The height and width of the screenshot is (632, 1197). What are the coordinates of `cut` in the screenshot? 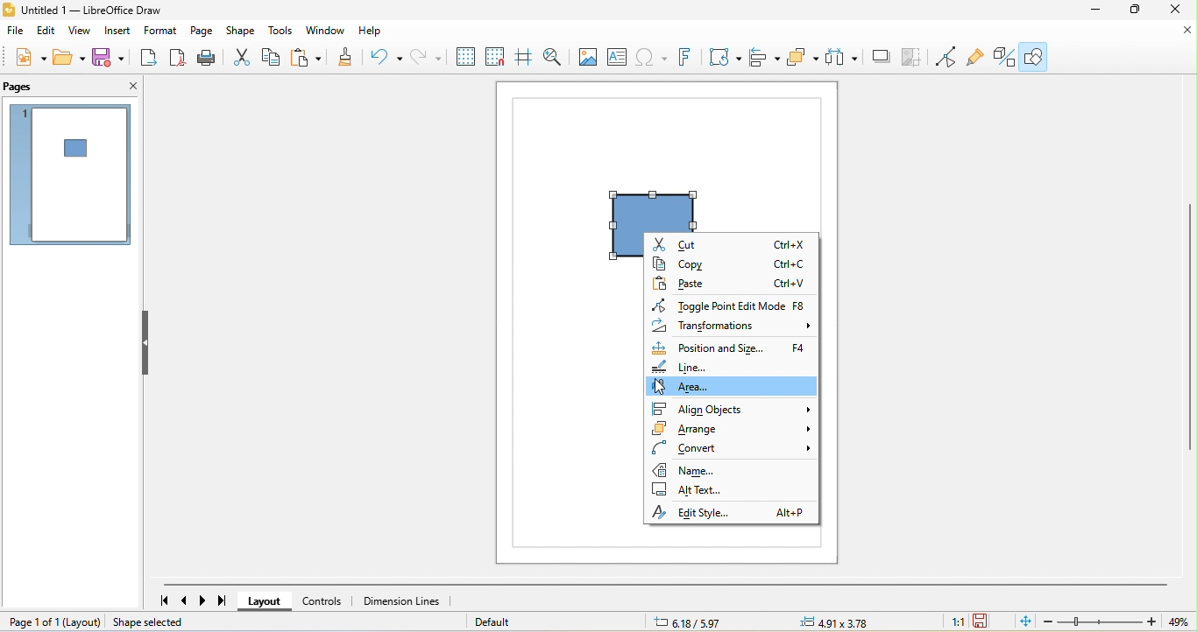 It's located at (241, 60).